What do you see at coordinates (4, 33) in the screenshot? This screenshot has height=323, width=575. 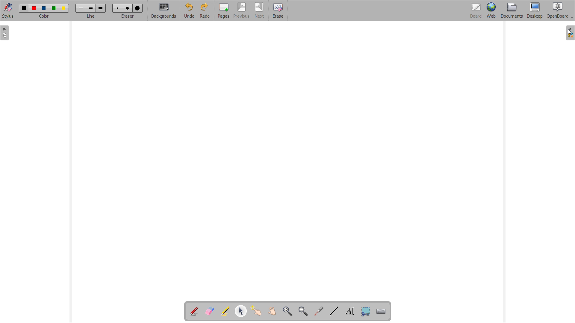 I see `open pages view` at bounding box center [4, 33].